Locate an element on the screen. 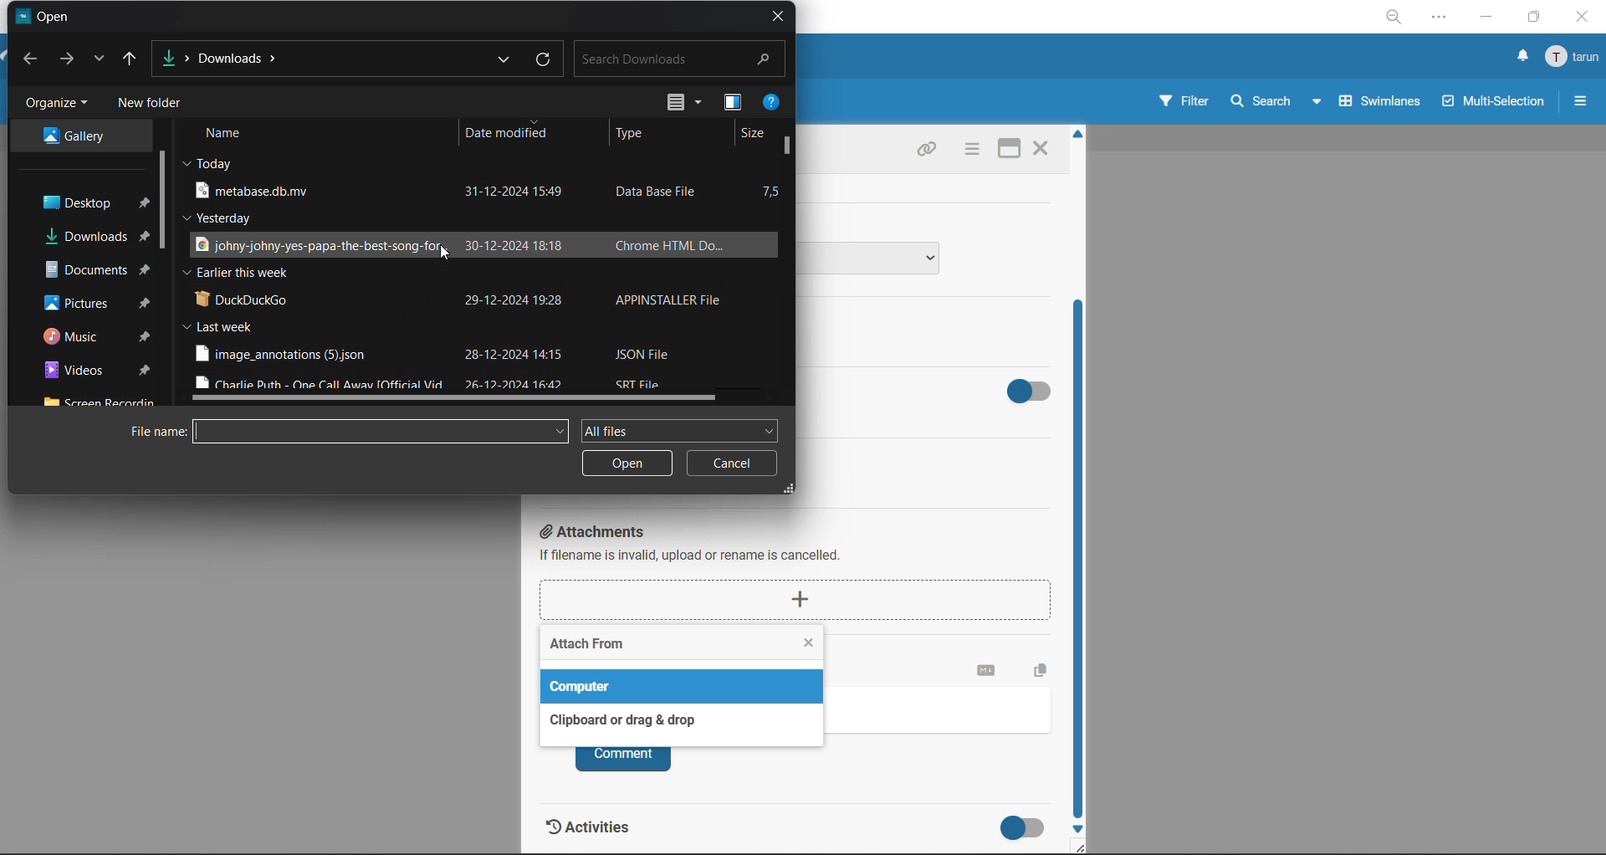 This screenshot has height=855, width=1606. cancel is located at coordinates (732, 468).